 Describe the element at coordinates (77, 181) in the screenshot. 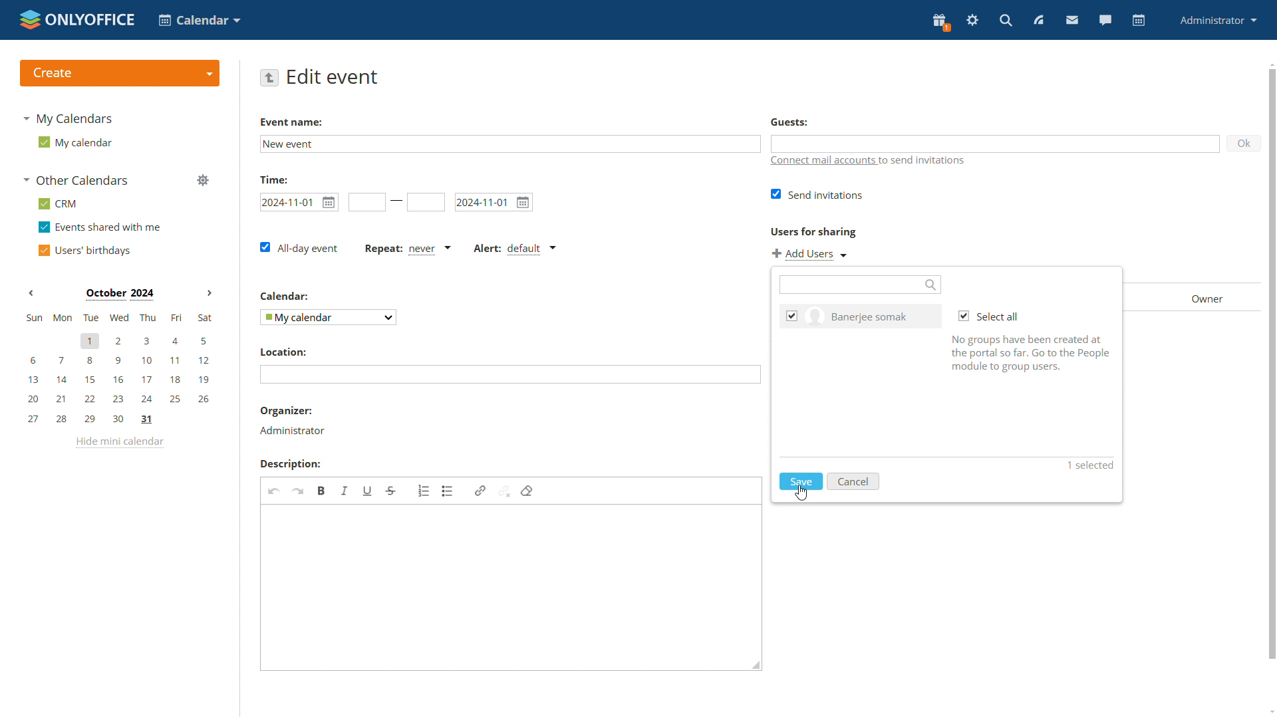

I see `other calendars` at that location.